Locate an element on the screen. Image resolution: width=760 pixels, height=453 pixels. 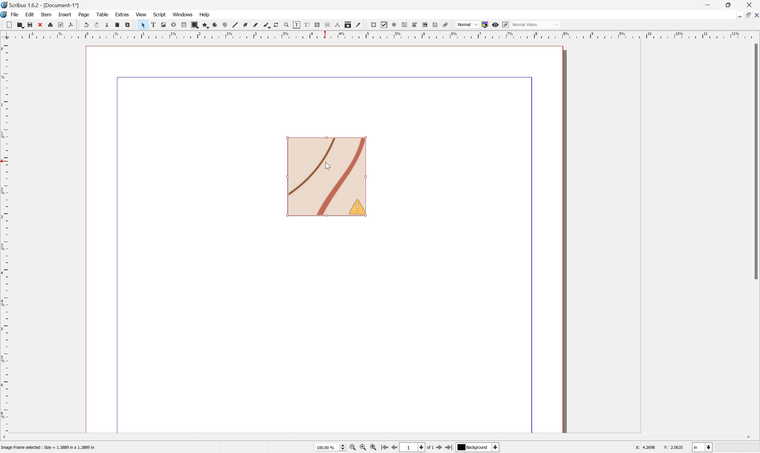
Unlink text frames is located at coordinates (329, 25).